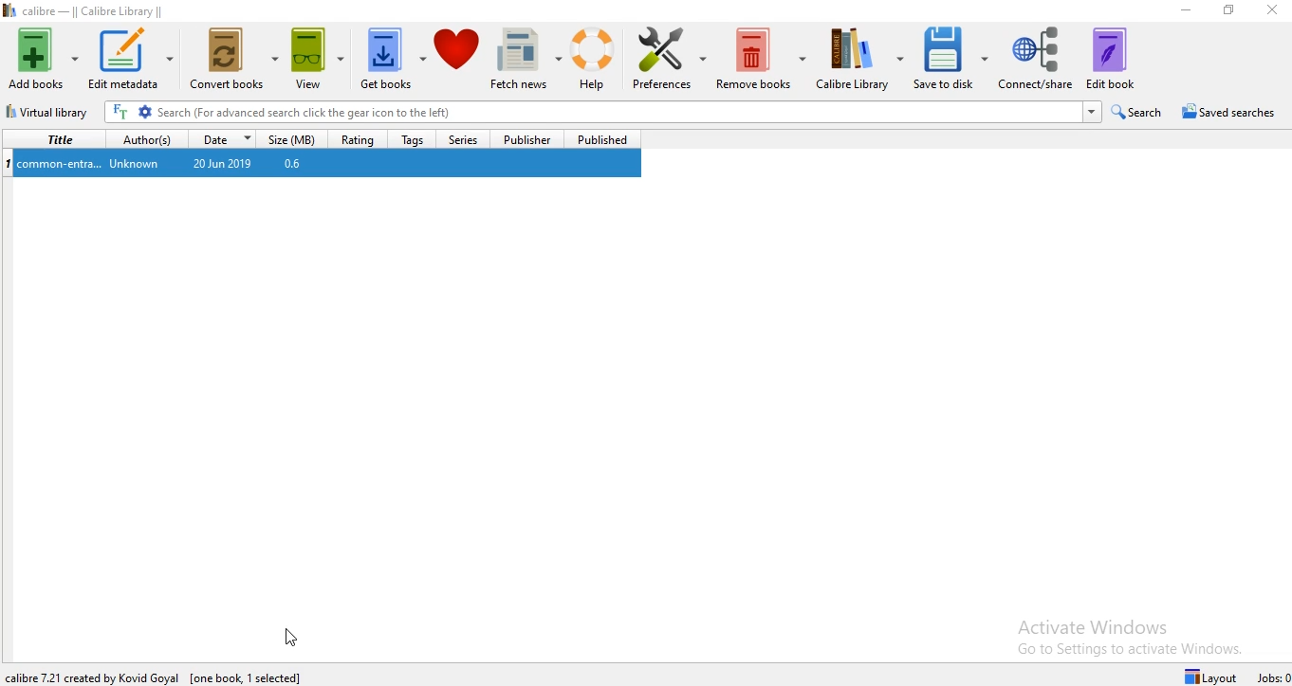 The height and width of the screenshot is (686, 1292). I want to click on Published, so click(600, 138).